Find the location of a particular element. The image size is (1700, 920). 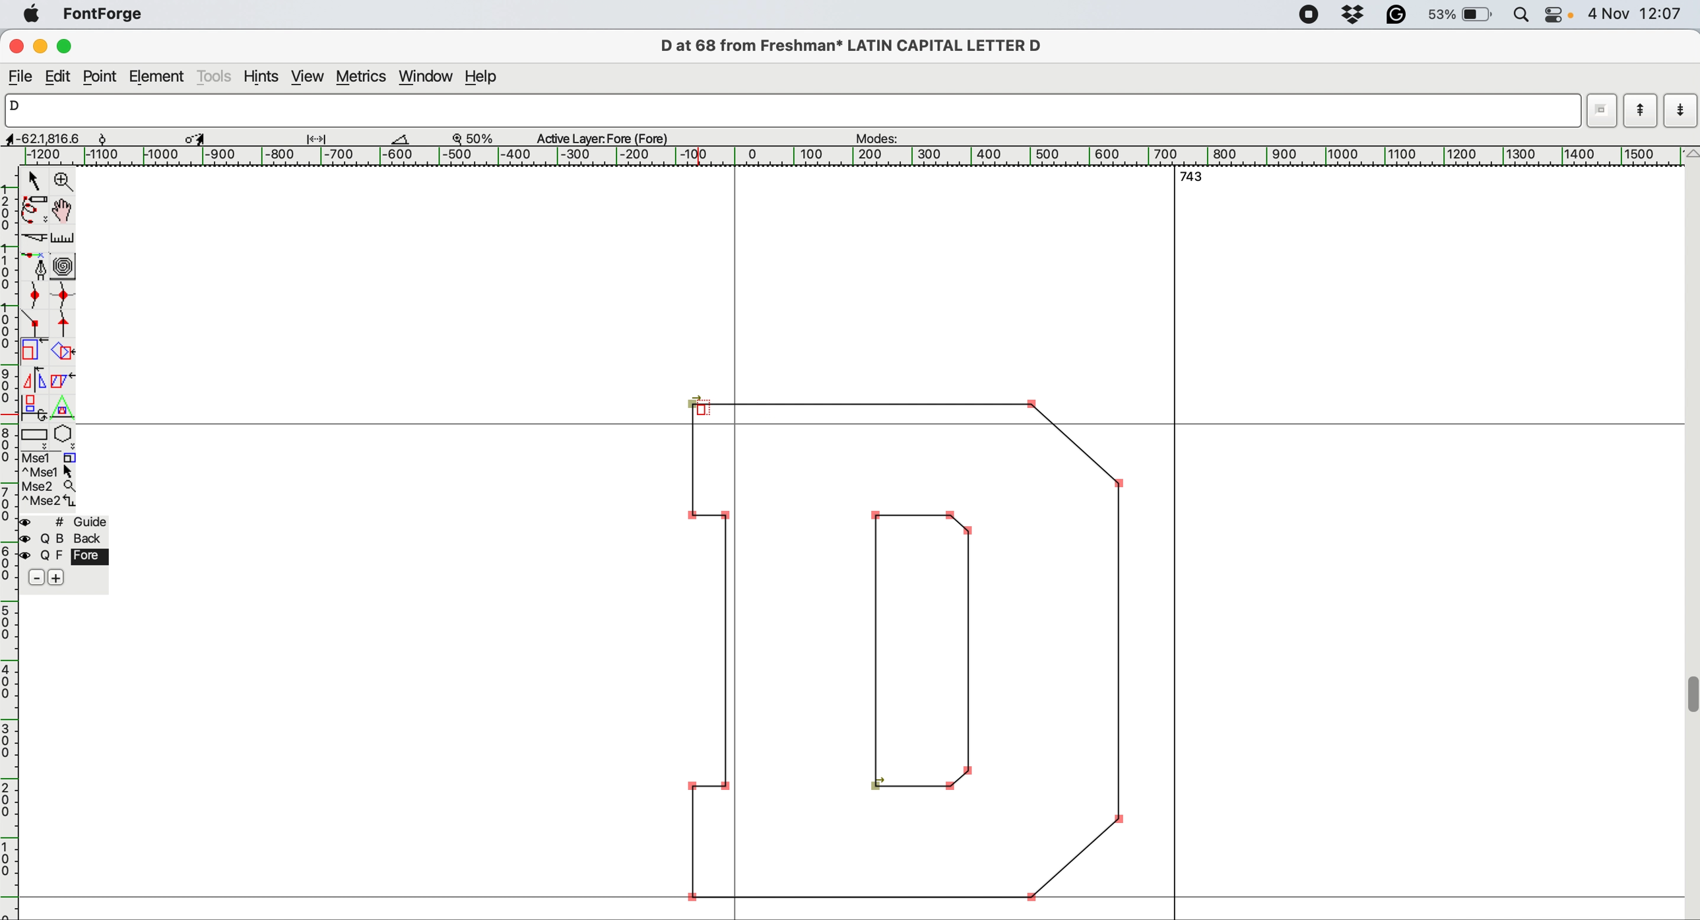

remove is located at coordinates (33, 577).